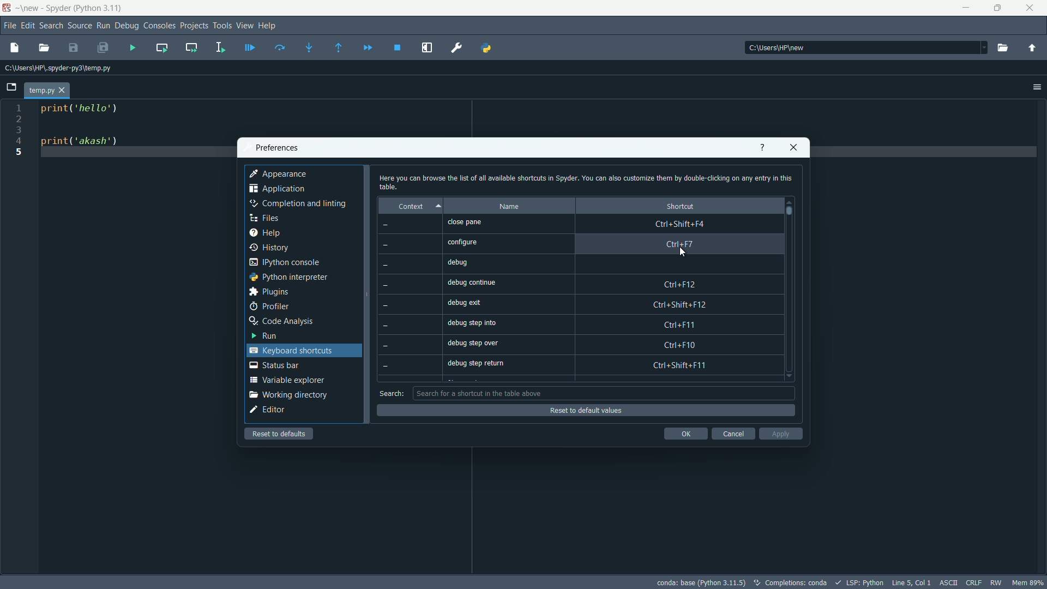  I want to click on rw, so click(997, 582).